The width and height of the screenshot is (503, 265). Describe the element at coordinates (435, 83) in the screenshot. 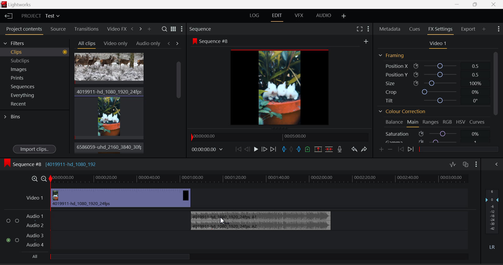

I see `Size` at that location.